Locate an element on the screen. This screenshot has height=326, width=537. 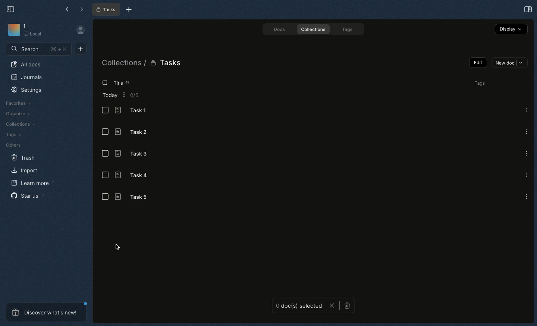
Task 2 is located at coordinates (135, 132).